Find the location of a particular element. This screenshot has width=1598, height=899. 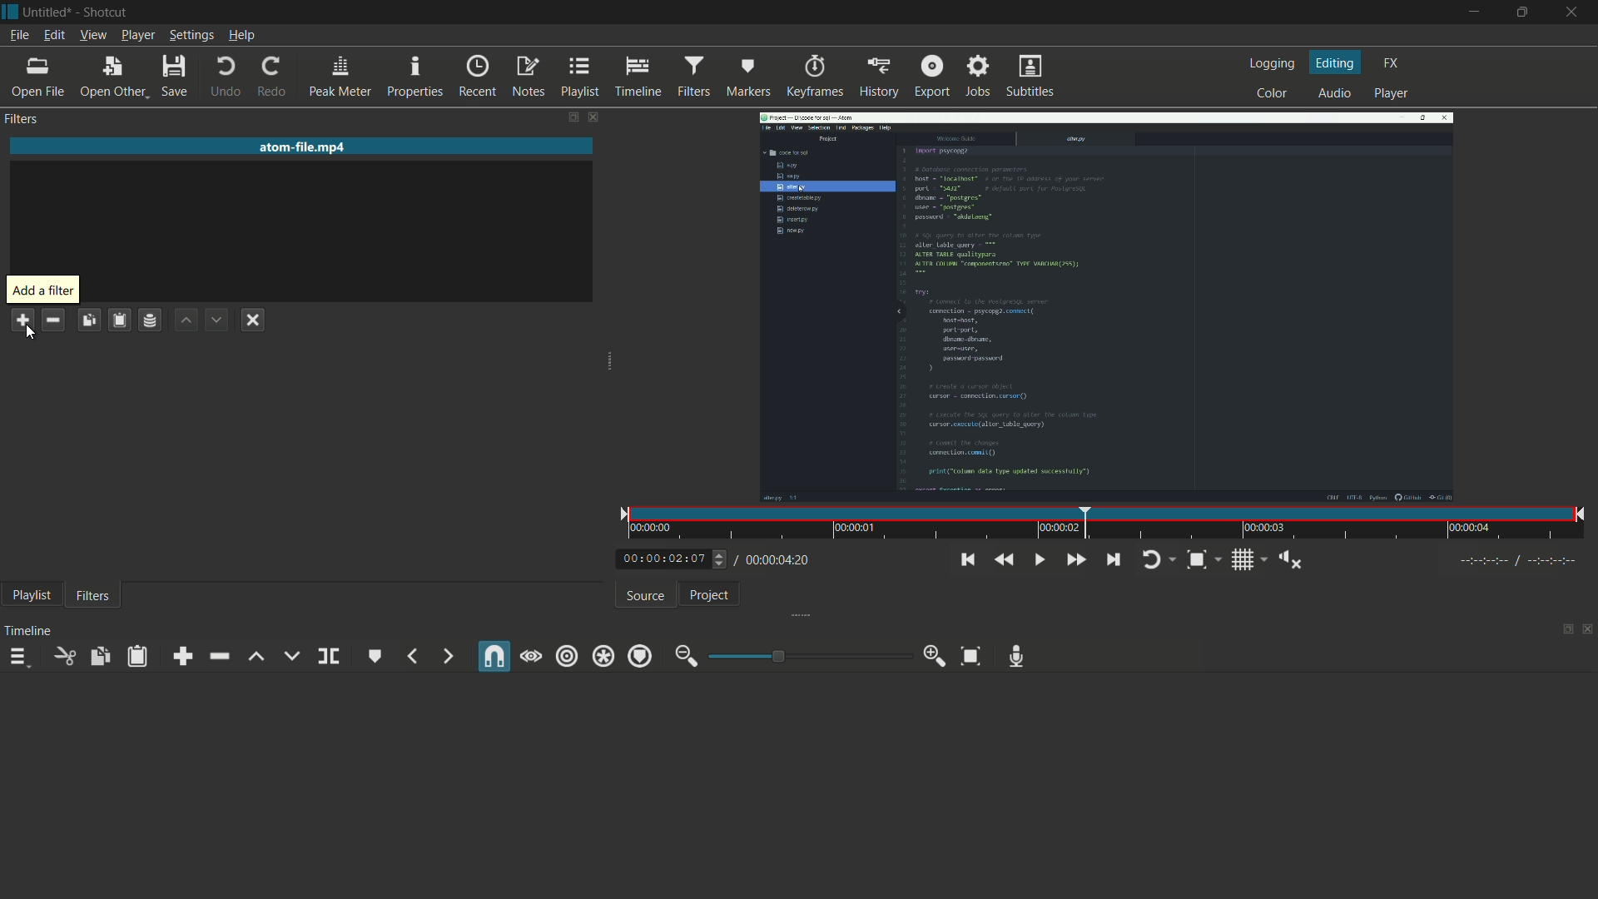

view menu is located at coordinates (93, 35).